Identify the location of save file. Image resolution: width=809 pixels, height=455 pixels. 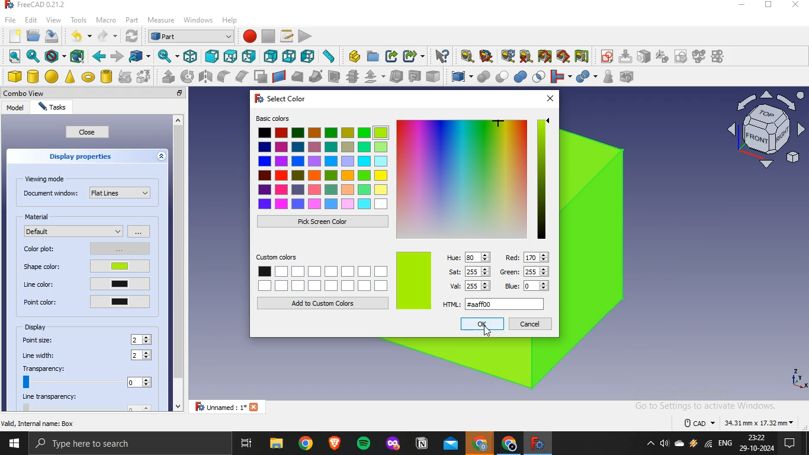
(52, 36).